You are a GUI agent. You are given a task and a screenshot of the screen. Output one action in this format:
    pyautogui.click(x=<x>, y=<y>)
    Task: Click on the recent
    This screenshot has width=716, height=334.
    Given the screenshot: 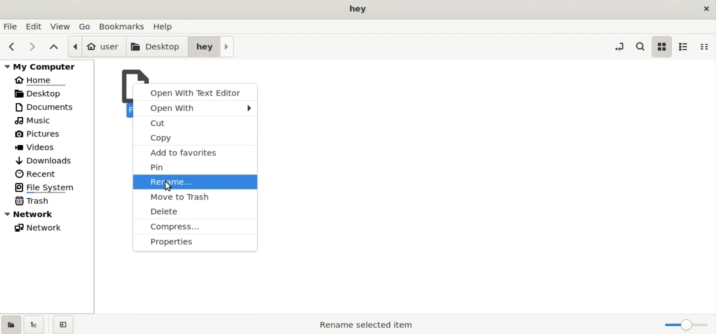 What is the action you would take?
    pyautogui.click(x=36, y=174)
    